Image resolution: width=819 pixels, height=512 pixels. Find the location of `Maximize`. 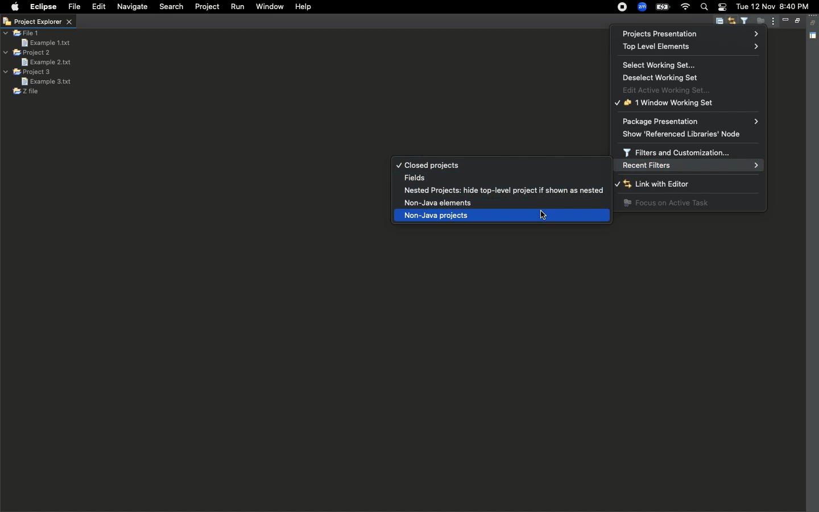

Maximize is located at coordinates (796, 22).